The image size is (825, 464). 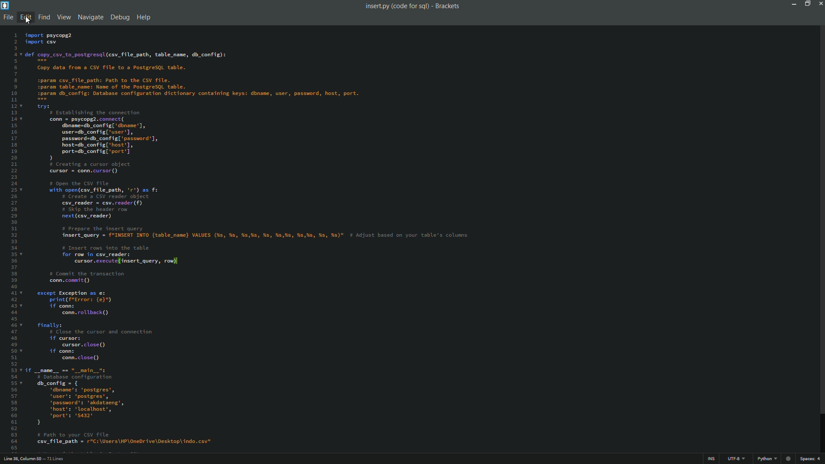 I want to click on insert.py (code for sql) - Brackets., so click(x=411, y=6).